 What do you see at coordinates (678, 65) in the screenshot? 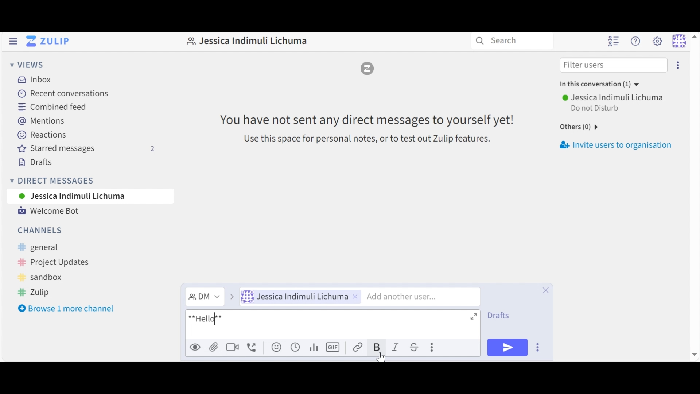
I see `more options` at bounding box center [678, 65].